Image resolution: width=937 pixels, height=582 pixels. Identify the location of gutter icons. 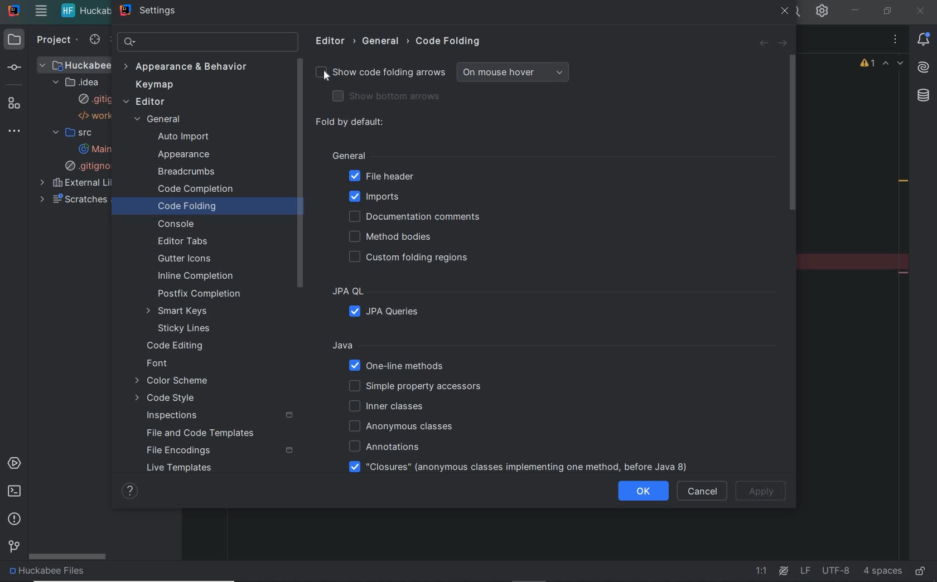
(190, 259).